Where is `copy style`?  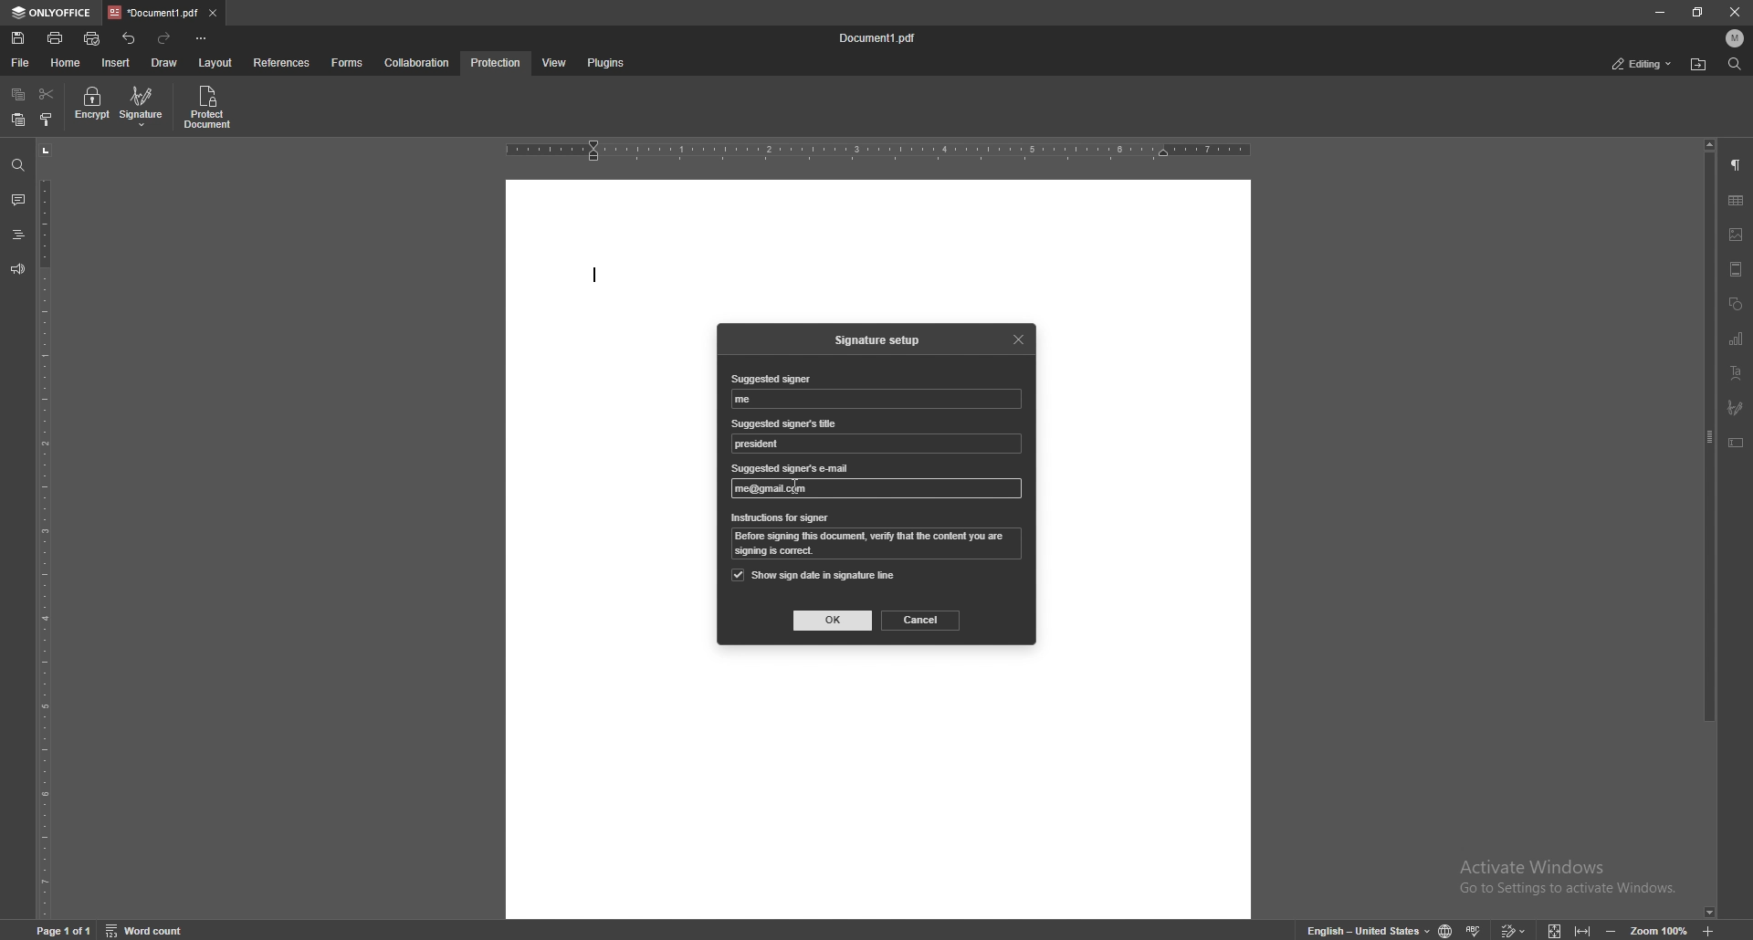
copy style is located at coordinates (47, 120).